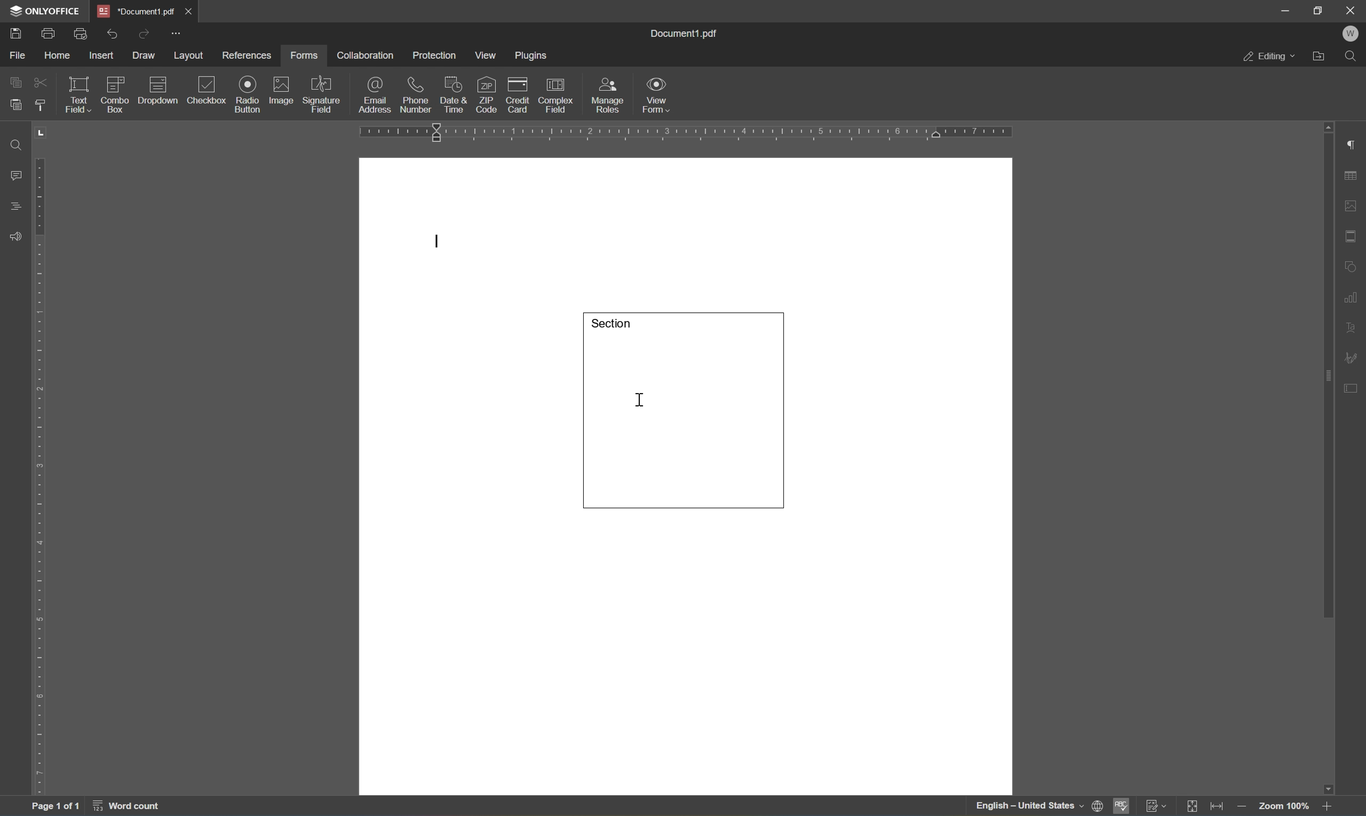 Image resolution: width=1366 pixels, height=816 pixels. What do you see at coordinates (75, 93) in the screenshot?
I see `text field` at bounding box center [75, 93].